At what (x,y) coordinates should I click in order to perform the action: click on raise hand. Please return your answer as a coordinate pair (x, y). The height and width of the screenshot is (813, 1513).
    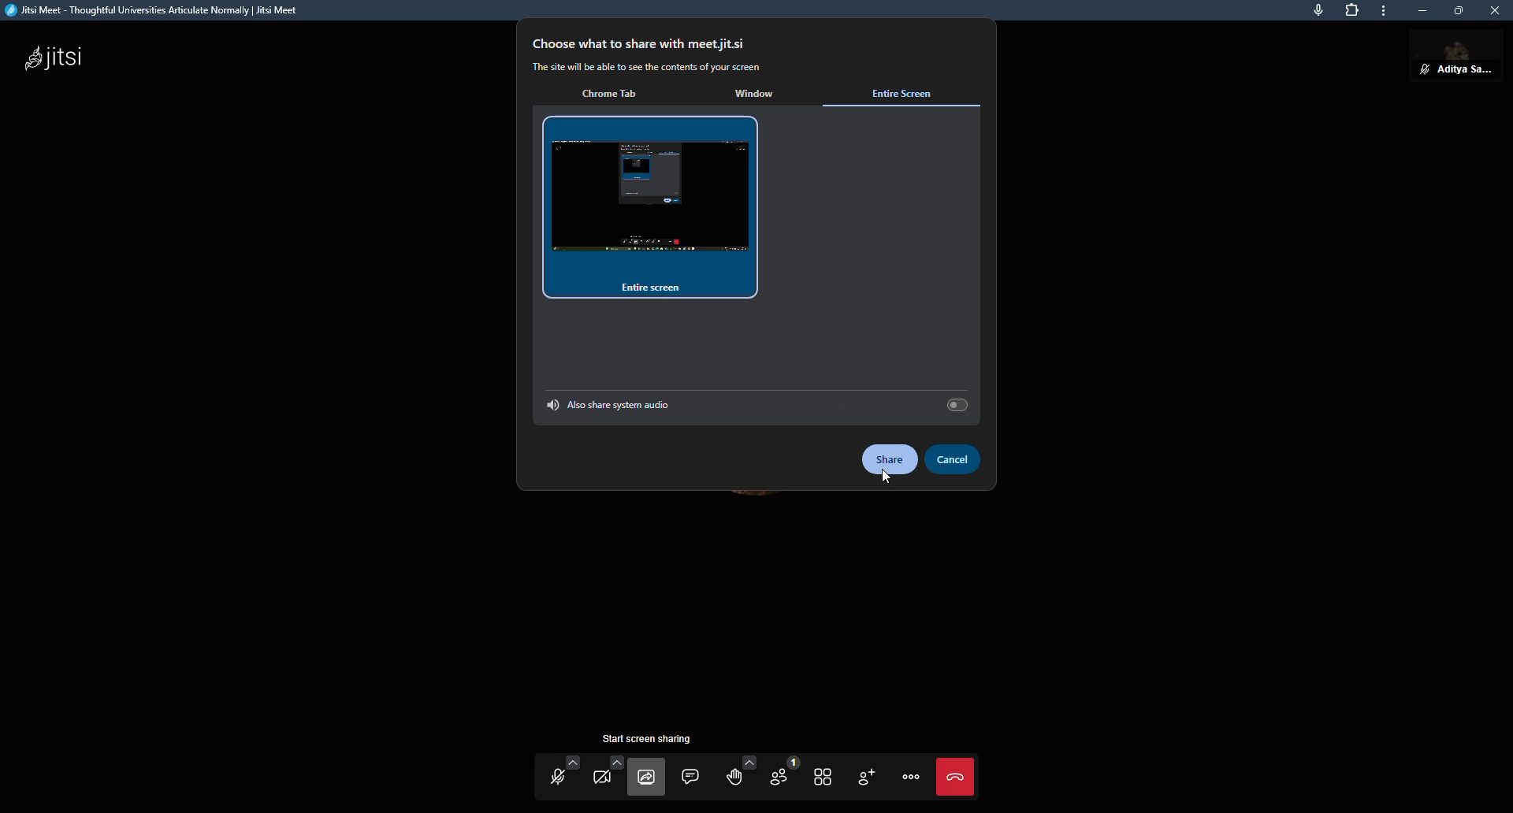
    Looking at the image, I should click on (735, 778).